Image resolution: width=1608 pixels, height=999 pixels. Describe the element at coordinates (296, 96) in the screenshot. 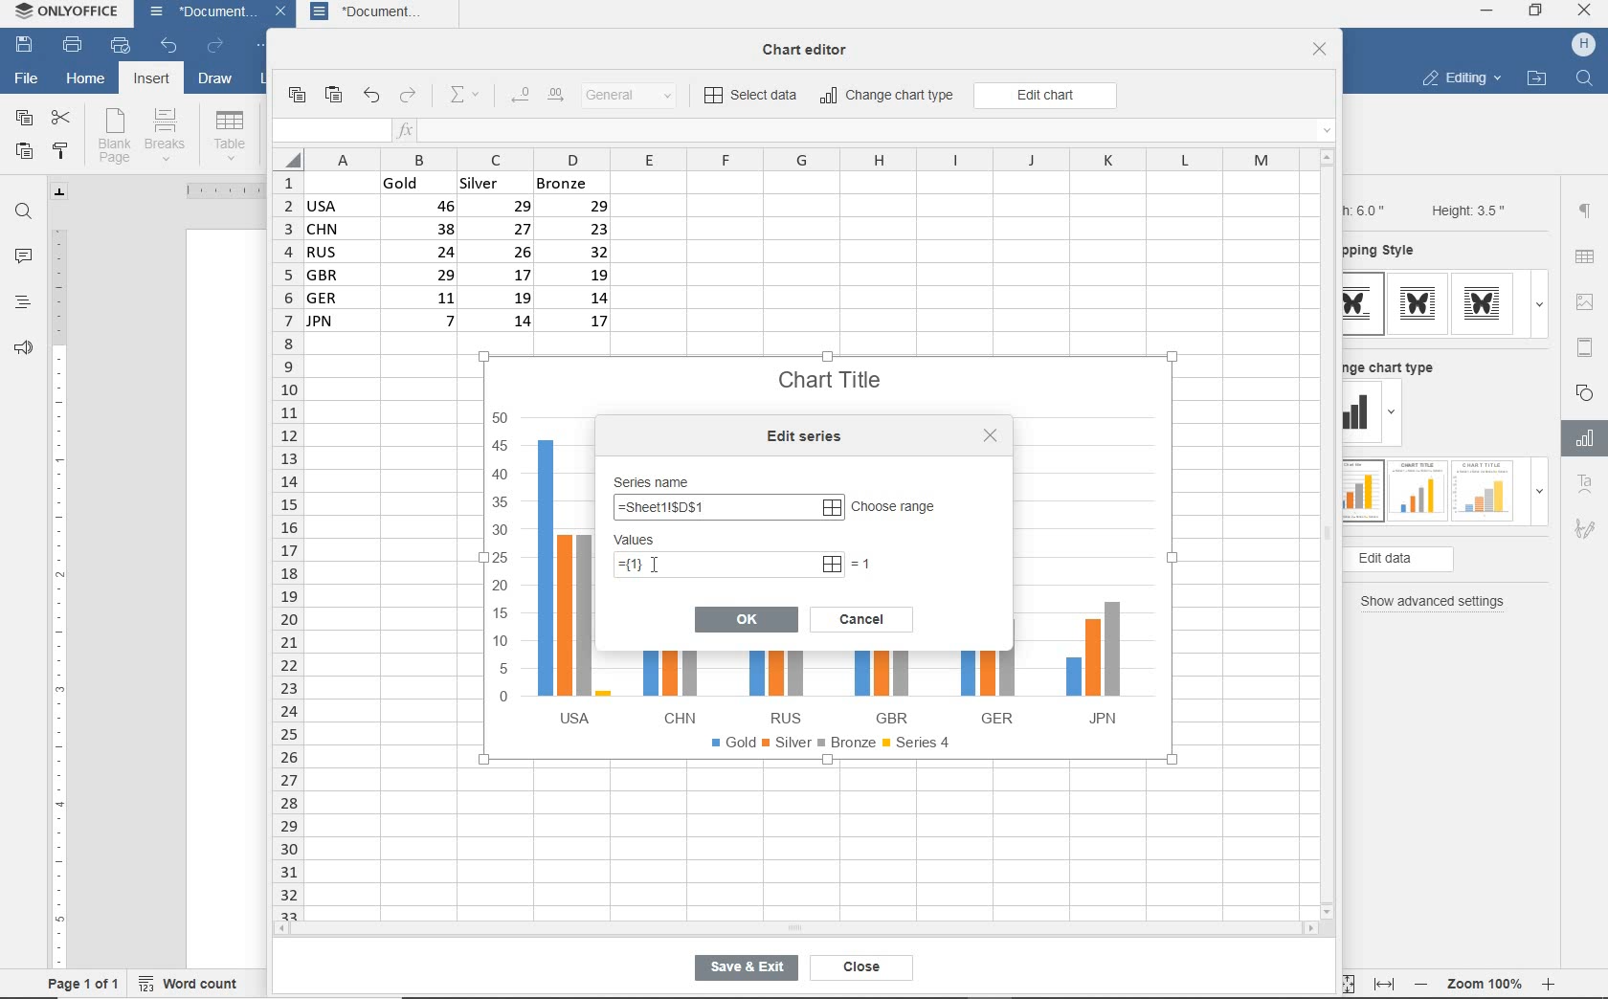

I see `copy` at that location.